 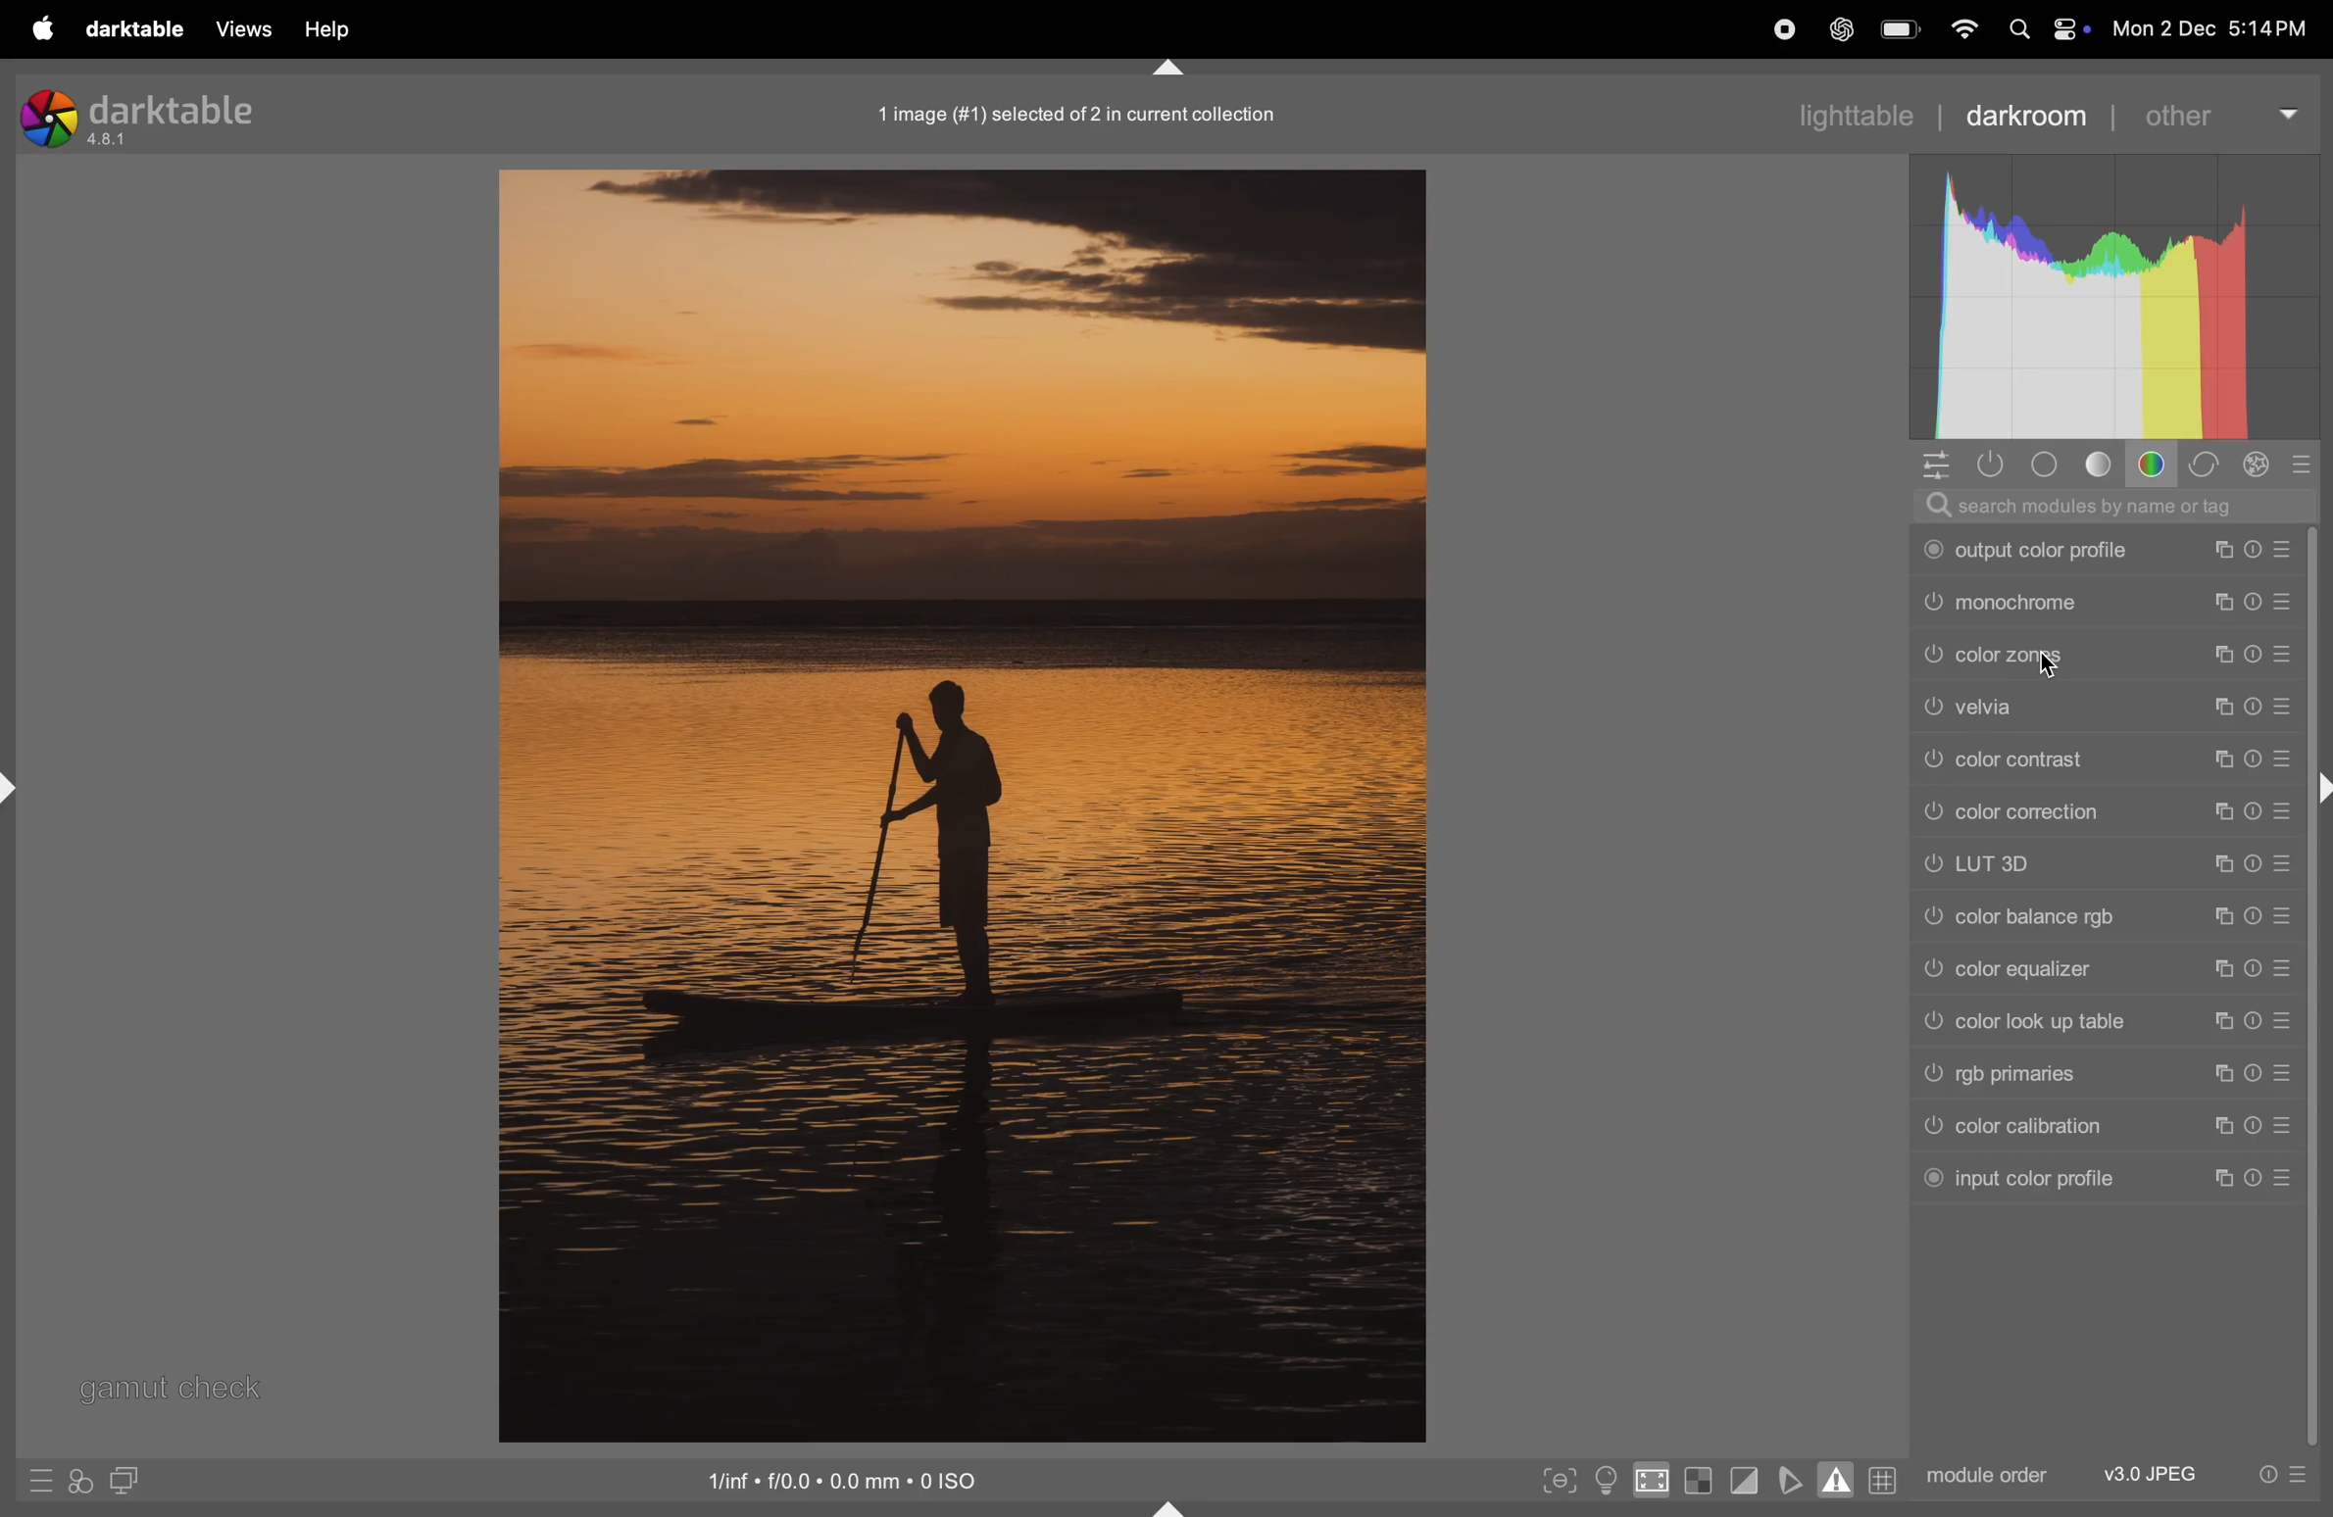 What do you see at coordinates (1748, 1482) in the screenshot?
I see `toggle clipping indications` at bounding box center [1748, 1482].